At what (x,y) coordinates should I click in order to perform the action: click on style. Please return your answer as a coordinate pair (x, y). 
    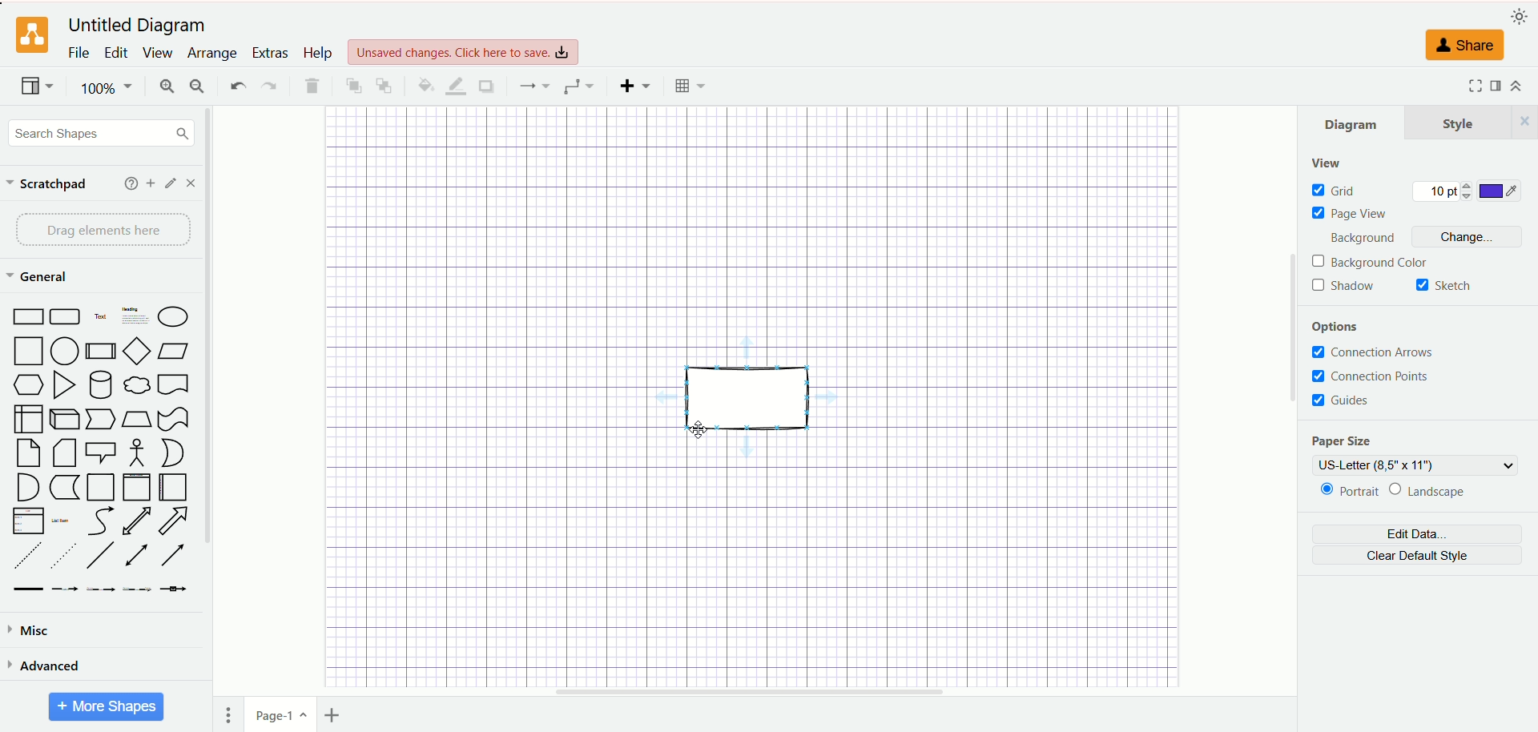
    Looking at the image, I should click on (1472, 122).